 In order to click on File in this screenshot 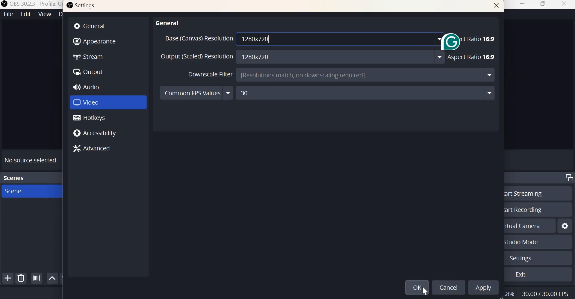, I will do `click(8, 14)`.